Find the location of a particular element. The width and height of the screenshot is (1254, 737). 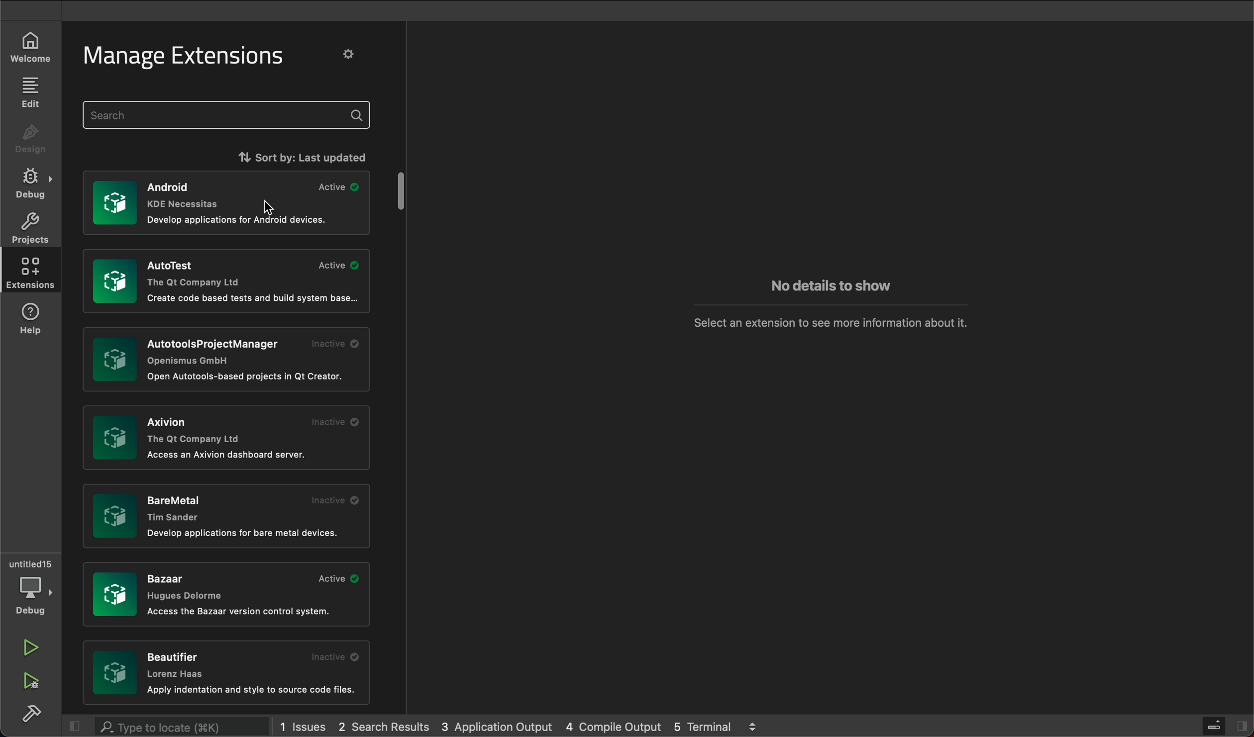

logs is located at coordinates (498, 728).